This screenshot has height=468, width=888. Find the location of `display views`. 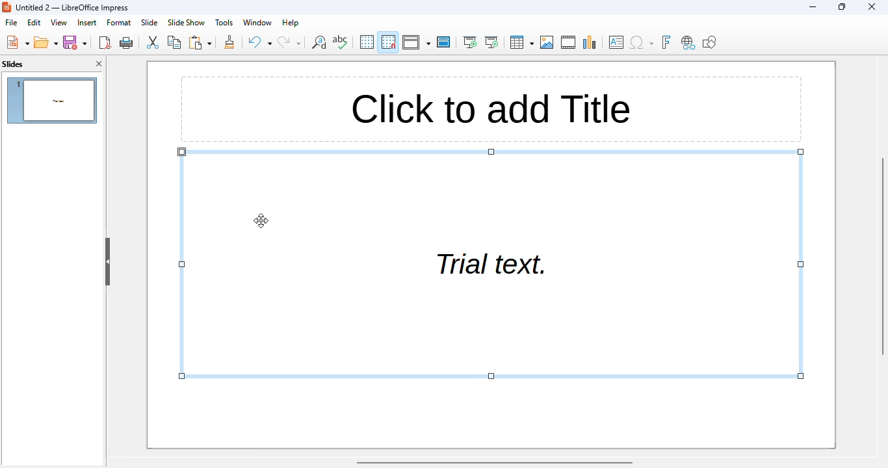

display views is located at coordinates (415, 42).